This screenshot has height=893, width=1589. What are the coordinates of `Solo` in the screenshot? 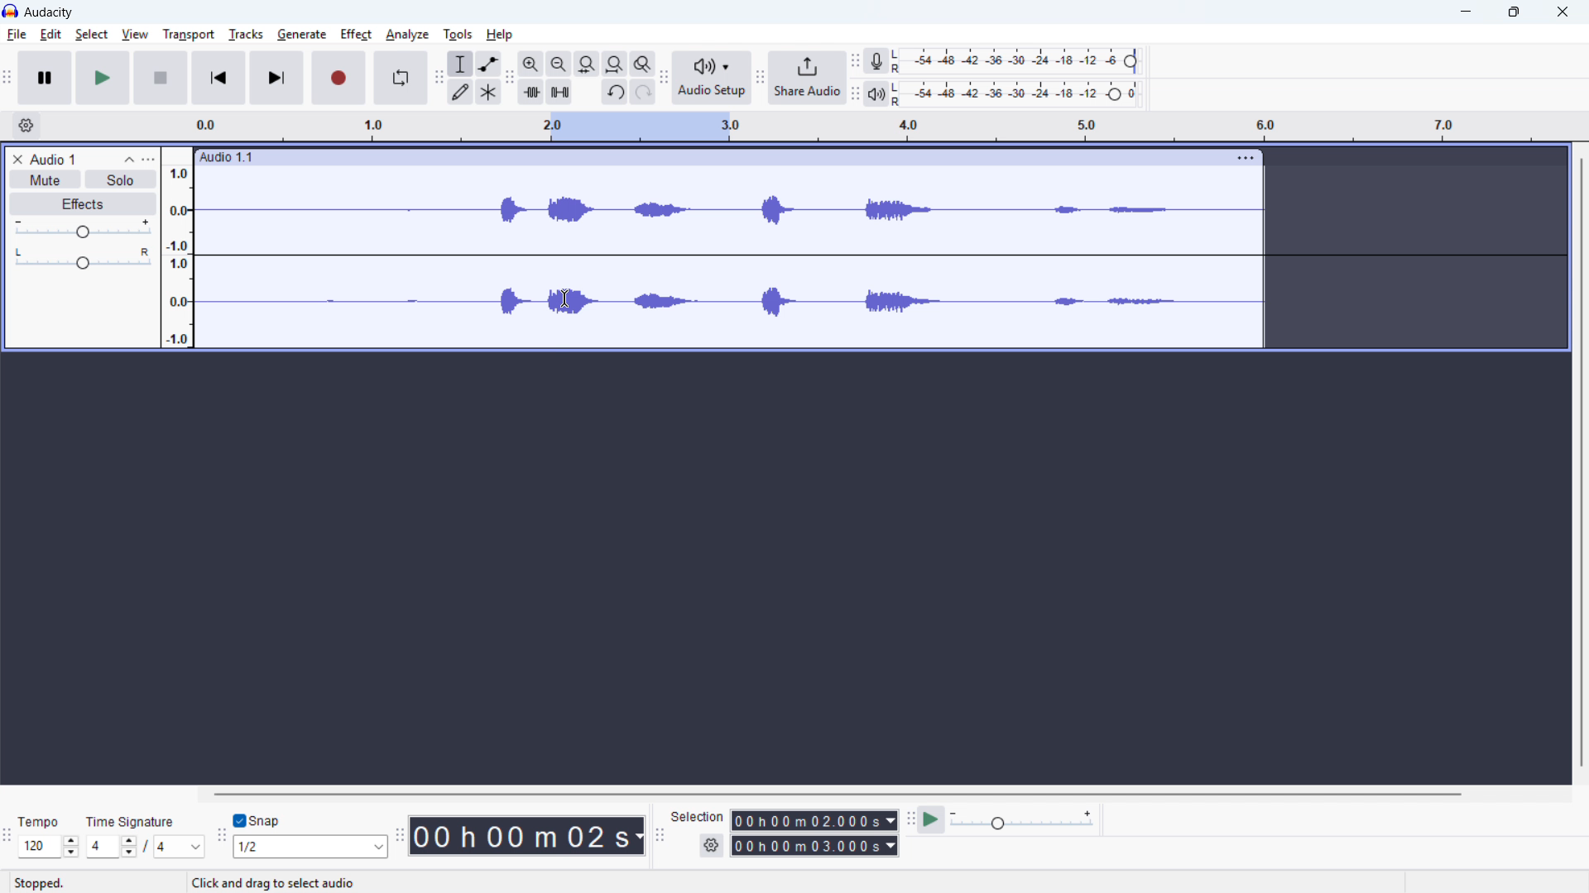 It's located at (122, 179).